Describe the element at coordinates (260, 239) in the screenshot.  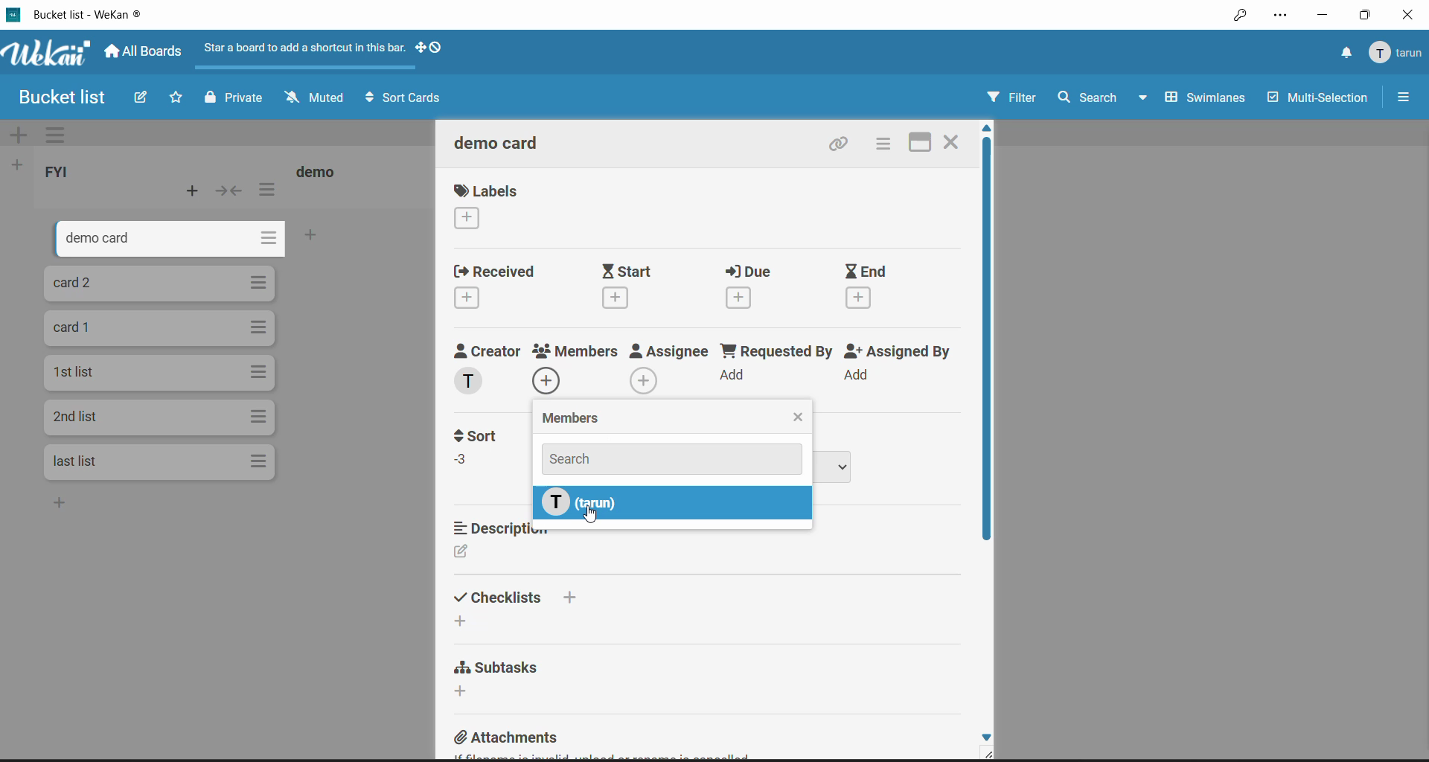
I see `card actions` at that location.